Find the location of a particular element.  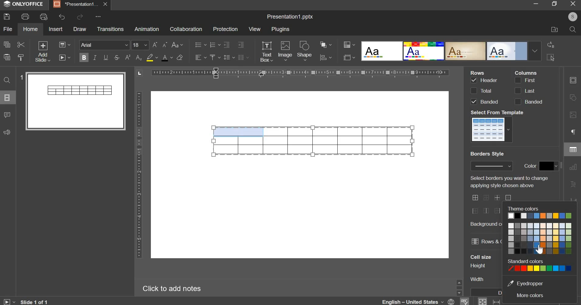

Cursor is located at coordinates (540, 249).